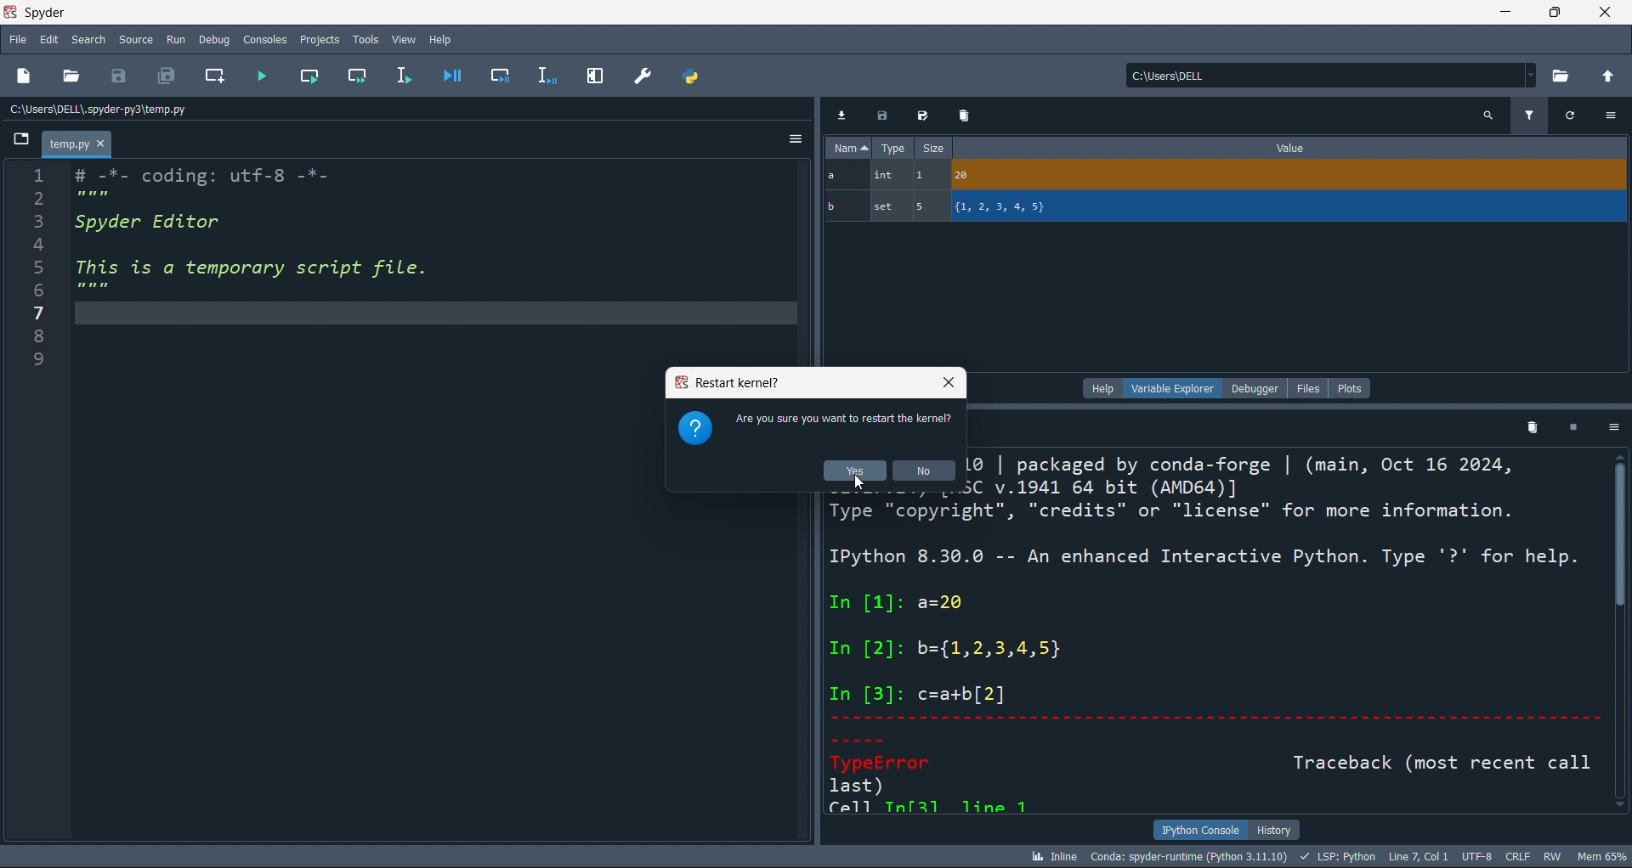  Describe the element at coordinates (966, 116) in the screenshot. I see `delete` at that location.